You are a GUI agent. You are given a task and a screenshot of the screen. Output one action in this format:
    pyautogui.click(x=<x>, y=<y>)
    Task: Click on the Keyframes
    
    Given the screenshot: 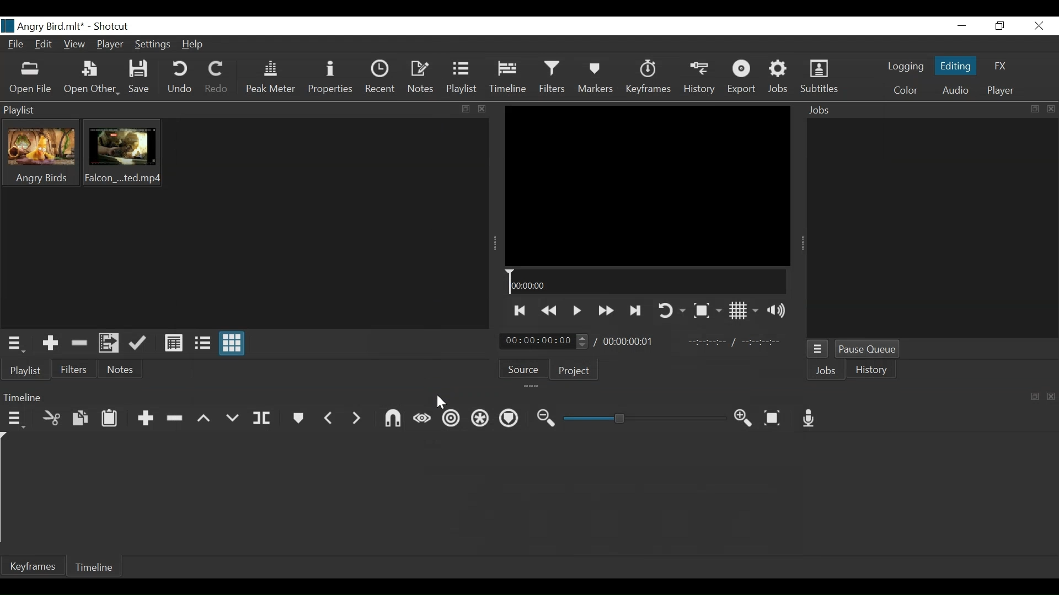 What is the action you would take?
    pyautogui.click(x=647, y=77)
    